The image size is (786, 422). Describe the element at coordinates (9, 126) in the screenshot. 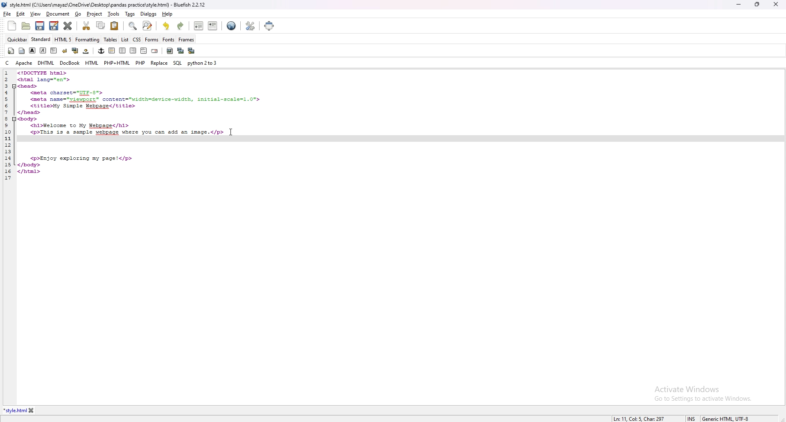

I see `1 2 3 4 5 6 7 8 9 10 11 12 13 14 15 16 17` at that location.